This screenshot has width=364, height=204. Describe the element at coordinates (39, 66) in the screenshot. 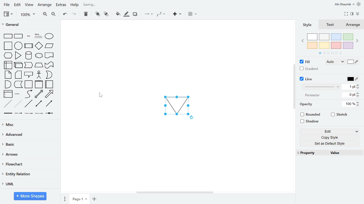

I see `trapezoid` at that location.